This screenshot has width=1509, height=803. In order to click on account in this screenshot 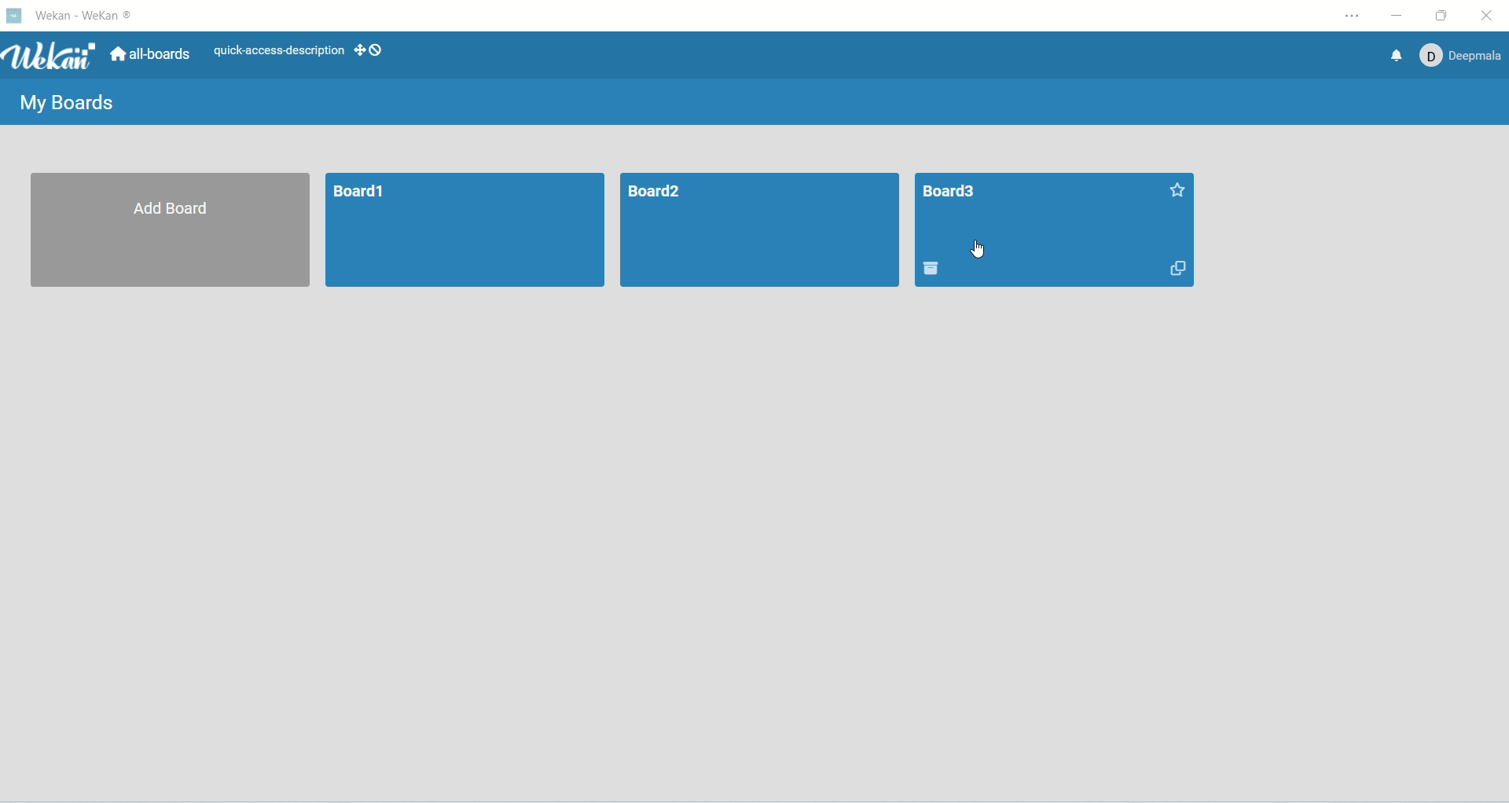, I will do `click(1456, 56)`.